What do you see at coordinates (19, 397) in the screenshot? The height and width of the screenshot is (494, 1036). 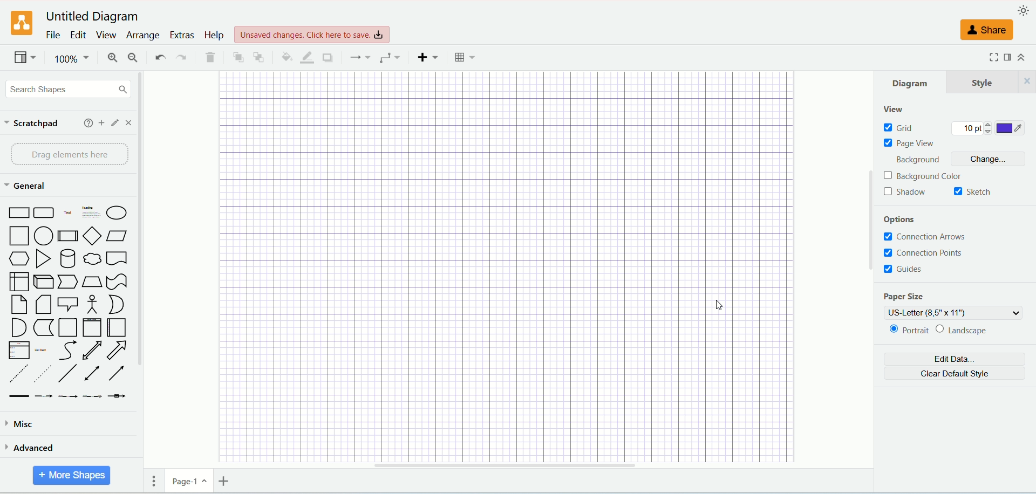 I see `Link` at bounding box center [19, 397].